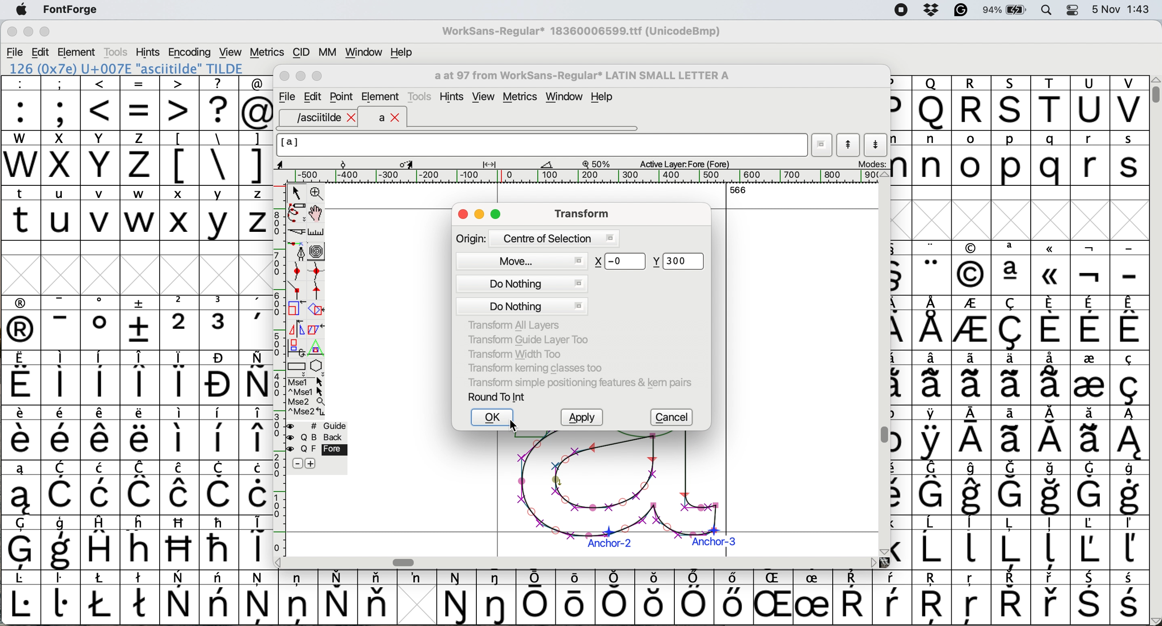  What do you see at coordinates (960, 12) in the screenshot?
I see `grammarly` at bounding box center [960, 12].